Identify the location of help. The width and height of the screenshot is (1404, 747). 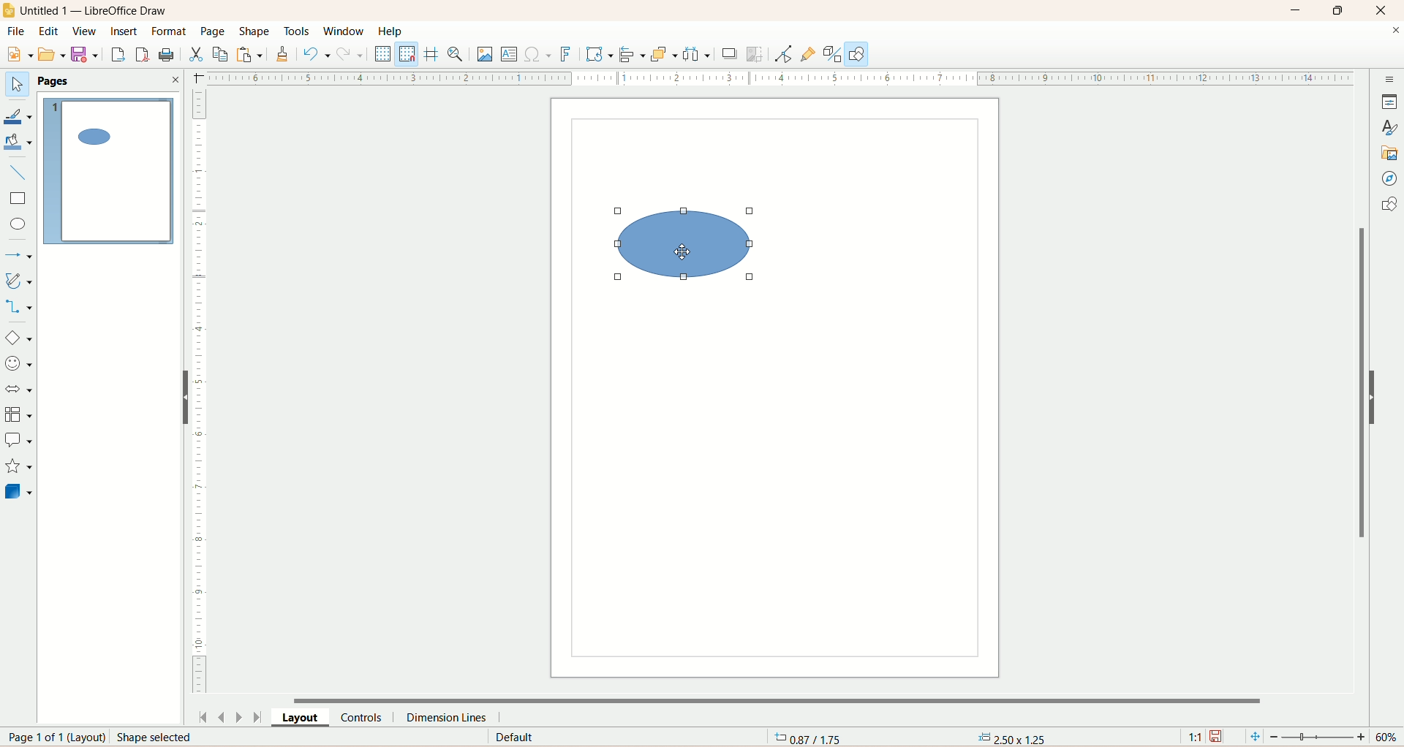
(393, 33).